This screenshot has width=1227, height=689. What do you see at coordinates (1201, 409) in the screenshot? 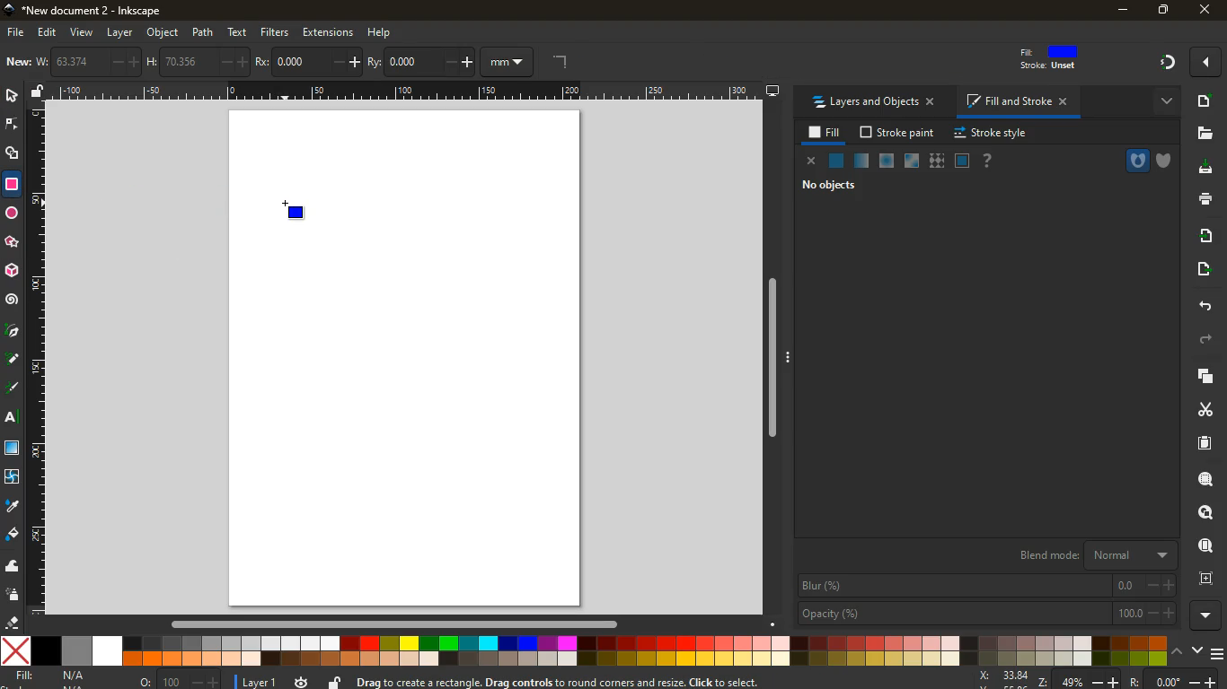
I see `cut` at bounding box center [1201, 409].